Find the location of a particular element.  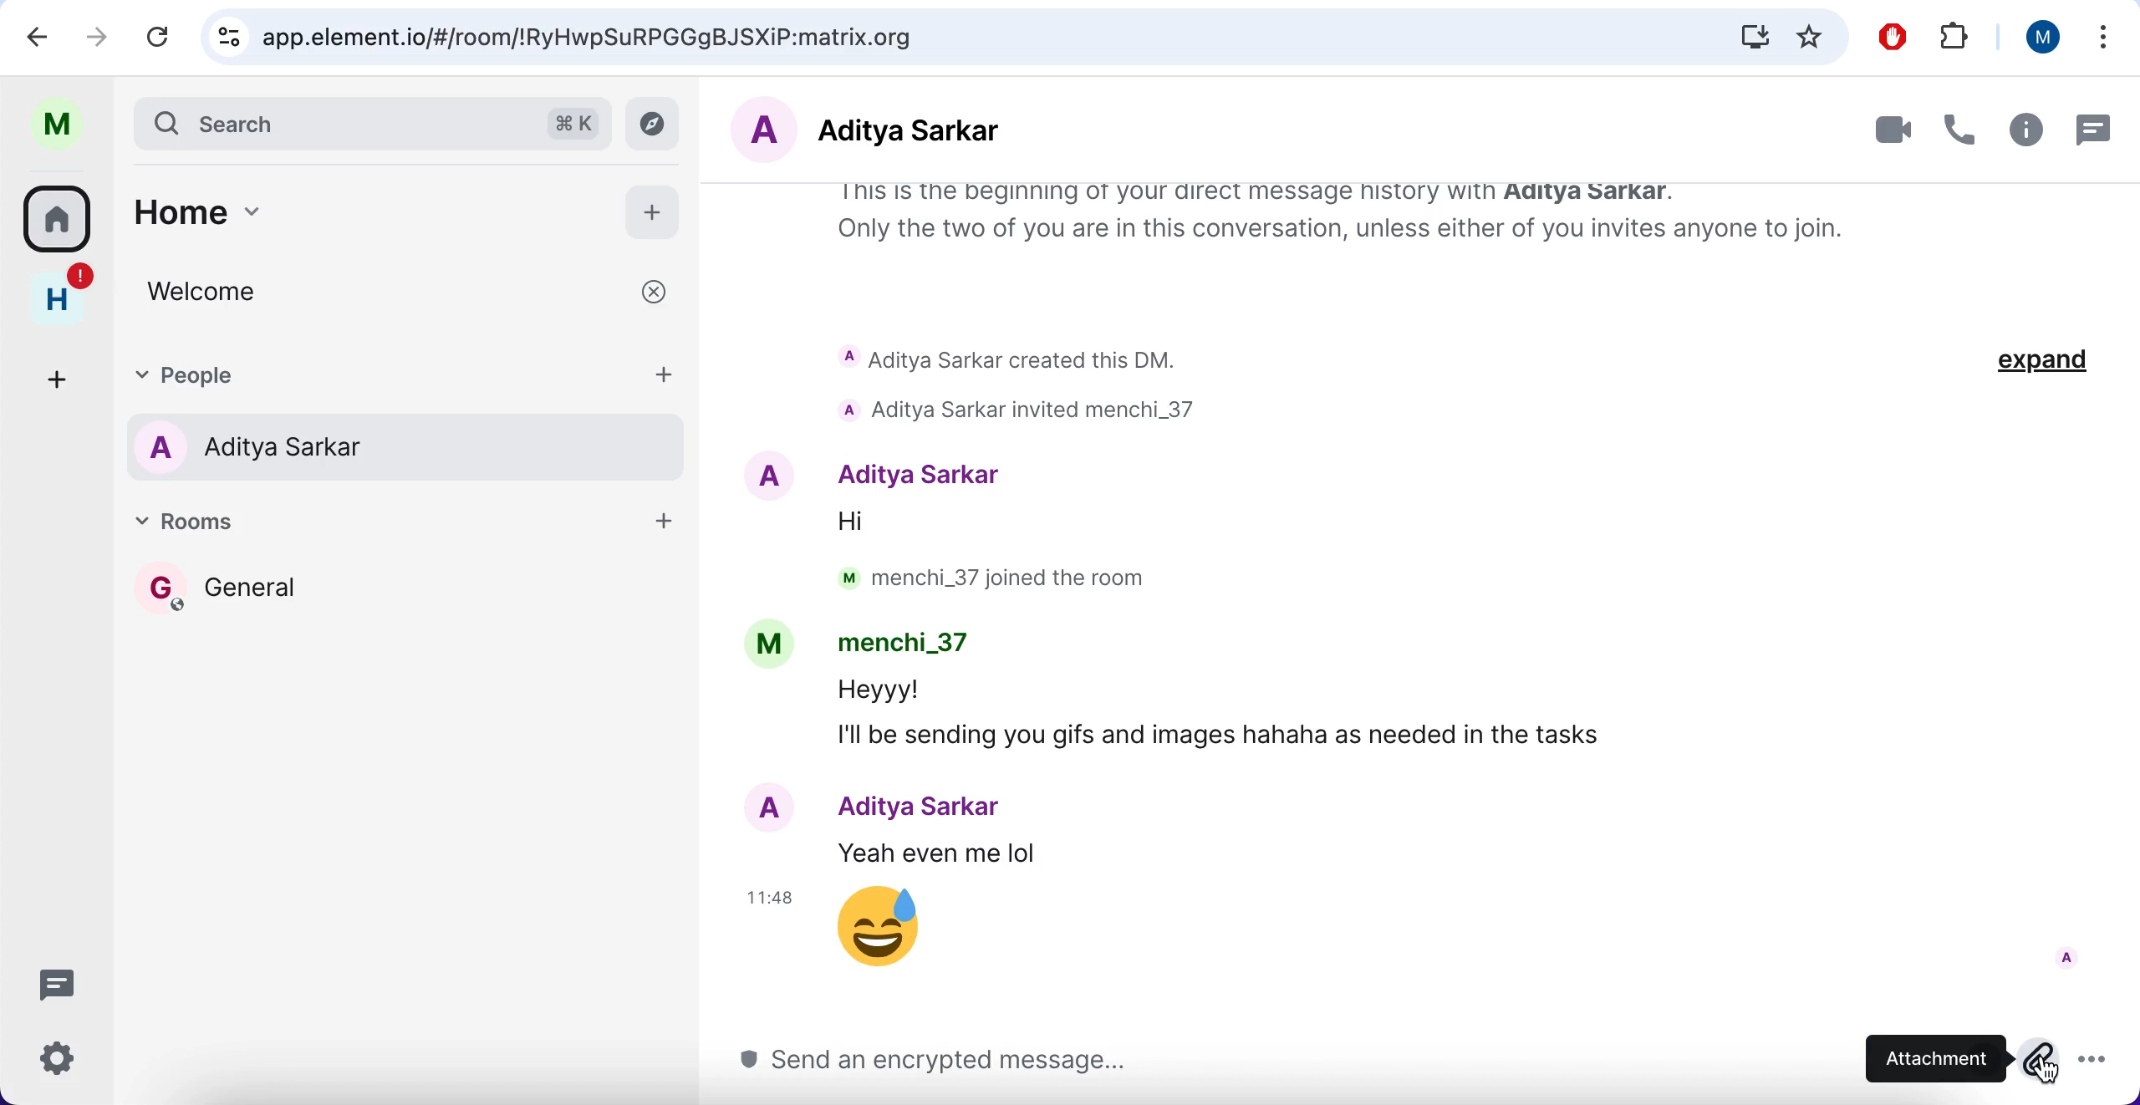

threads is located at coordinates (52, 981).